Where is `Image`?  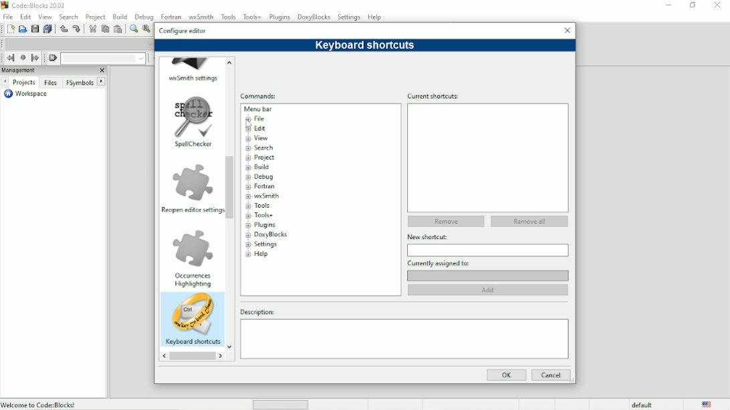 Image is located at coordinates (193, 315).